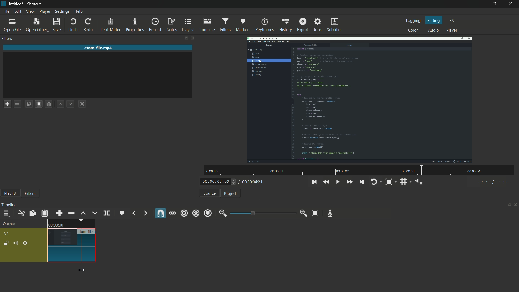  I want to click on zoom out, so click(223, 212).